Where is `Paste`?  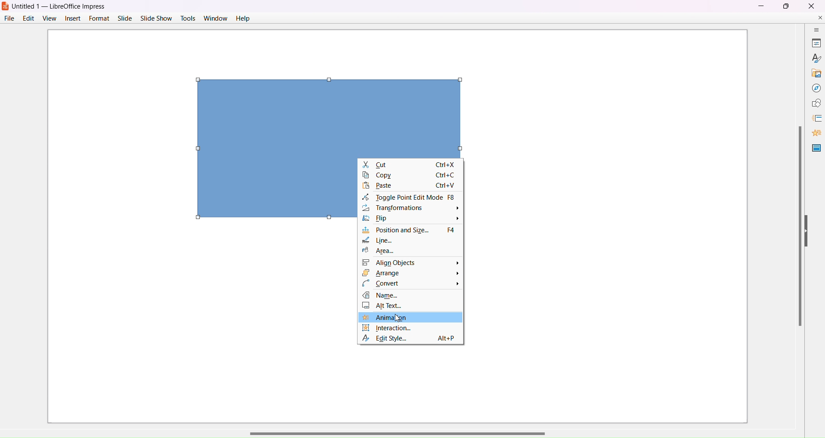
Paste is located at coordinates (408, 186).